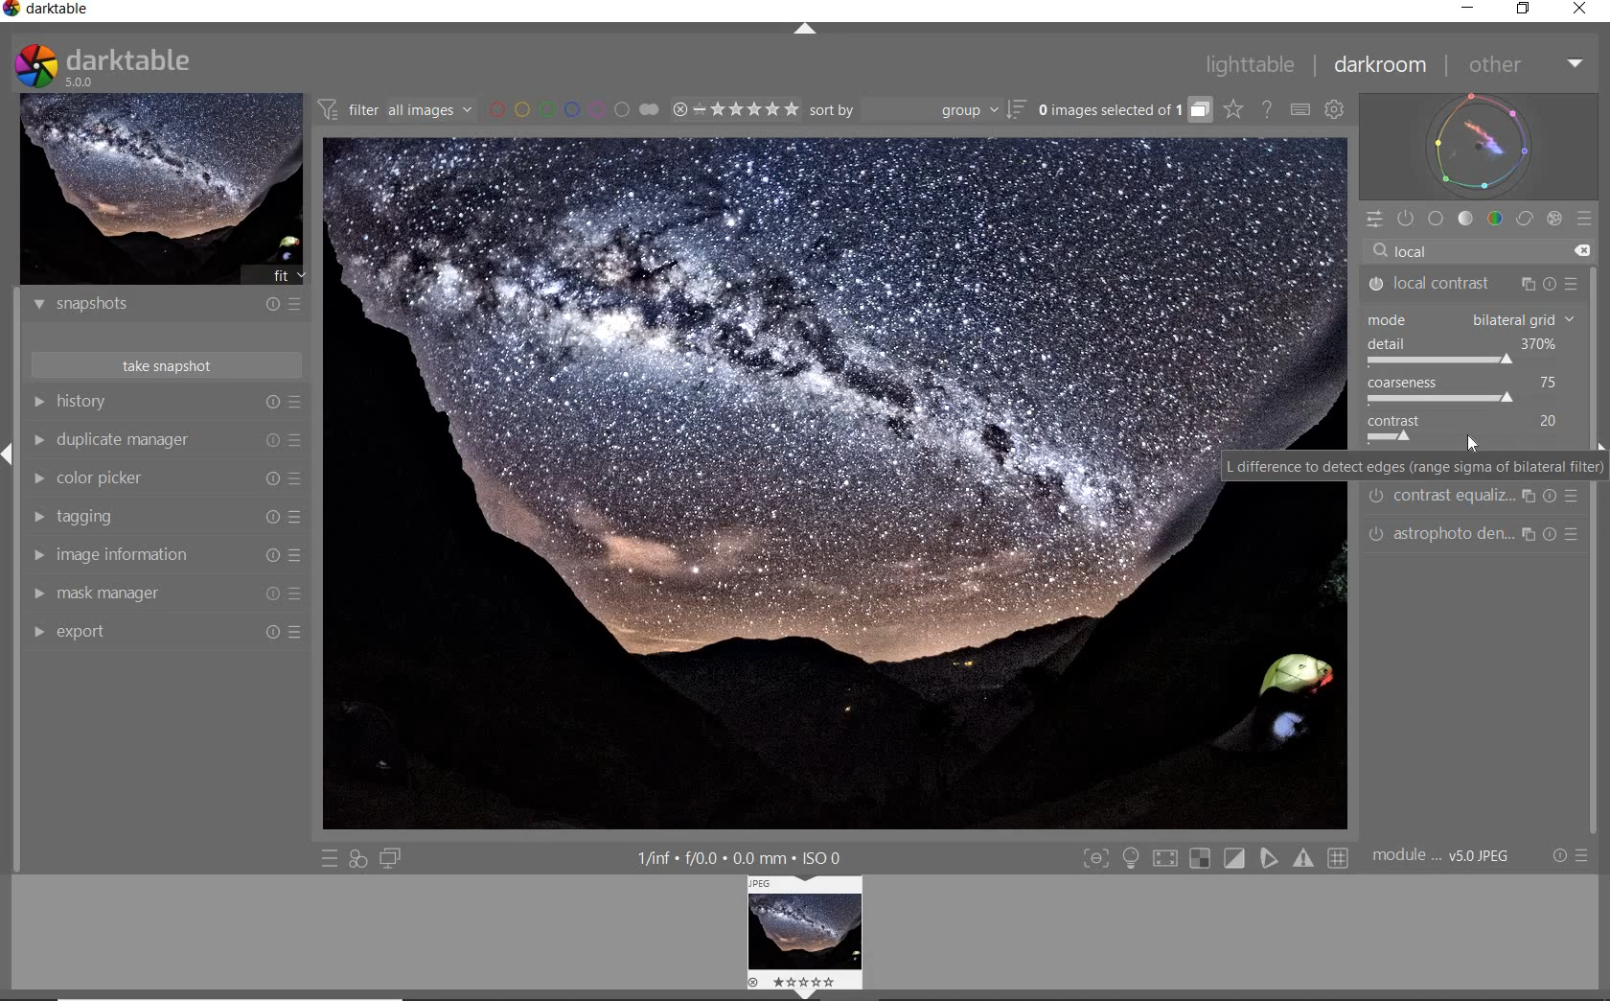  I want to click on darktable 5.0.0, so click(155, 64).